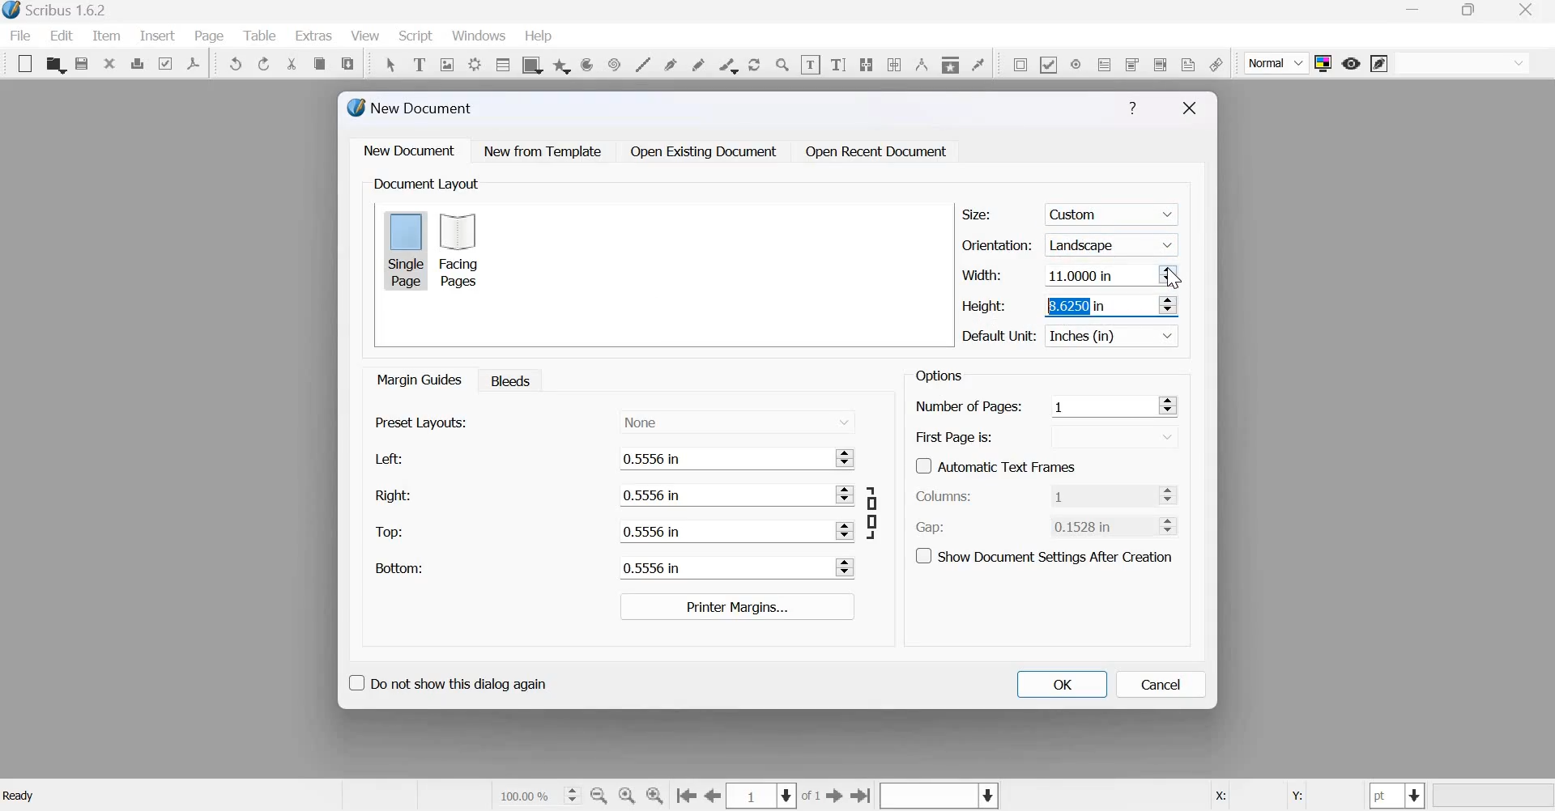 Image resolution: width=1555 pixels, height=811 pixels. What do you see at coordinates (1379, 65) in the screenshot?
I see `edit in preview mode` at bounding box center [1379, 65].